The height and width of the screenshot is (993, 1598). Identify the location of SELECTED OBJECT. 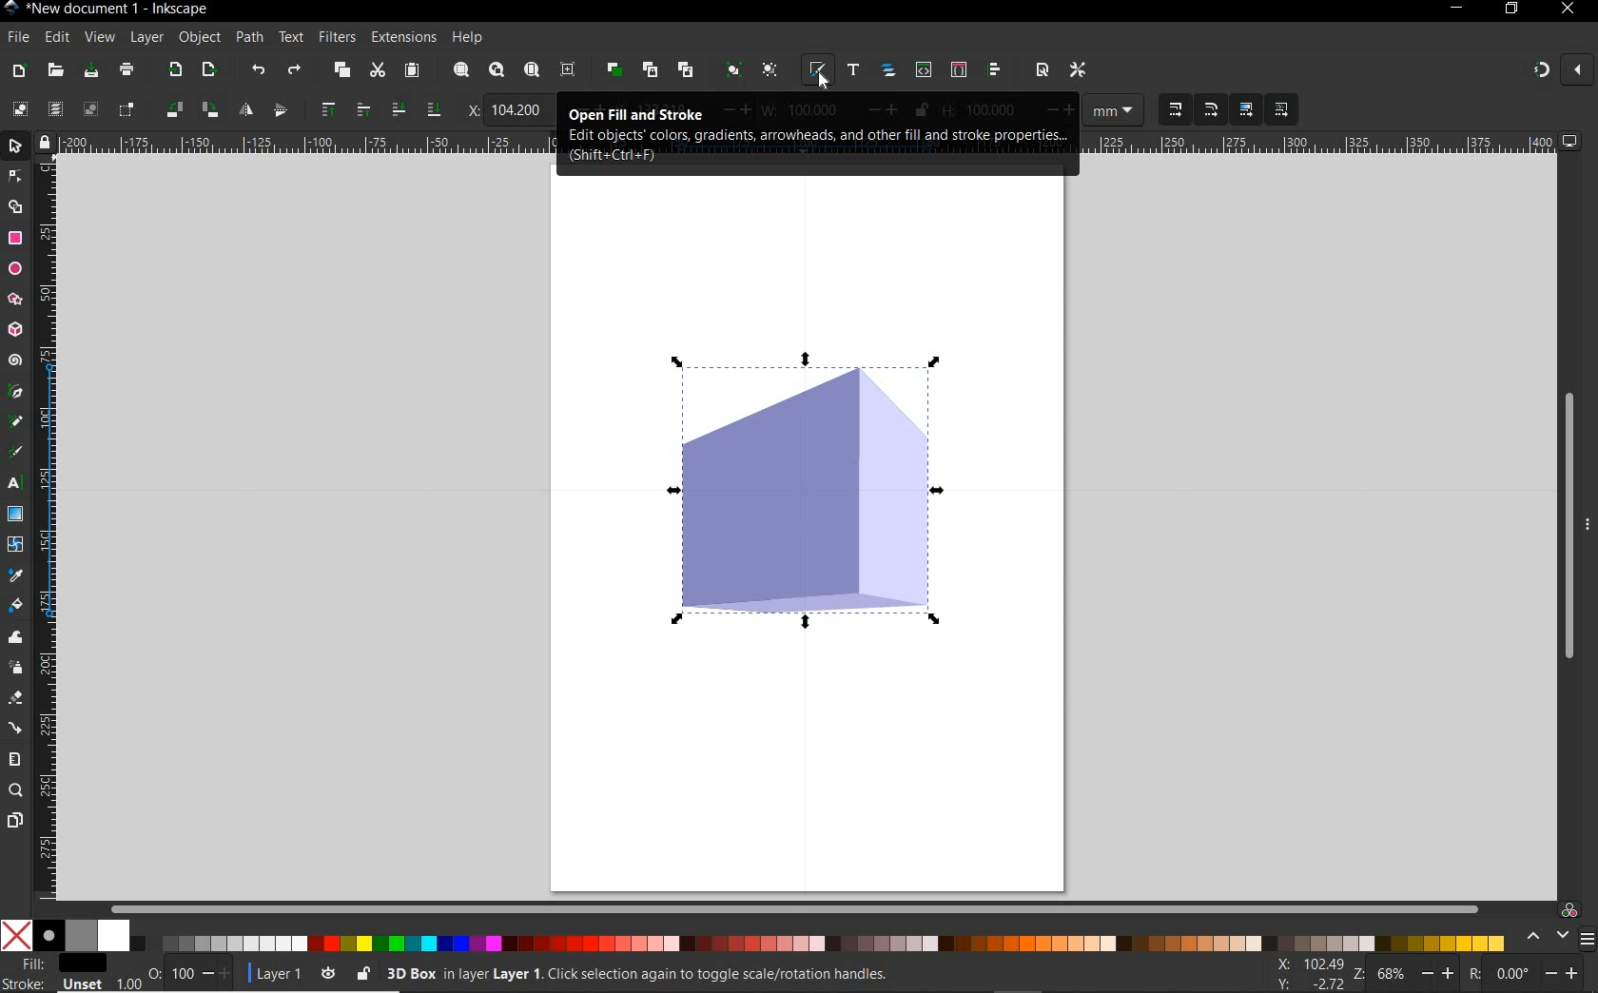
(829, 490).